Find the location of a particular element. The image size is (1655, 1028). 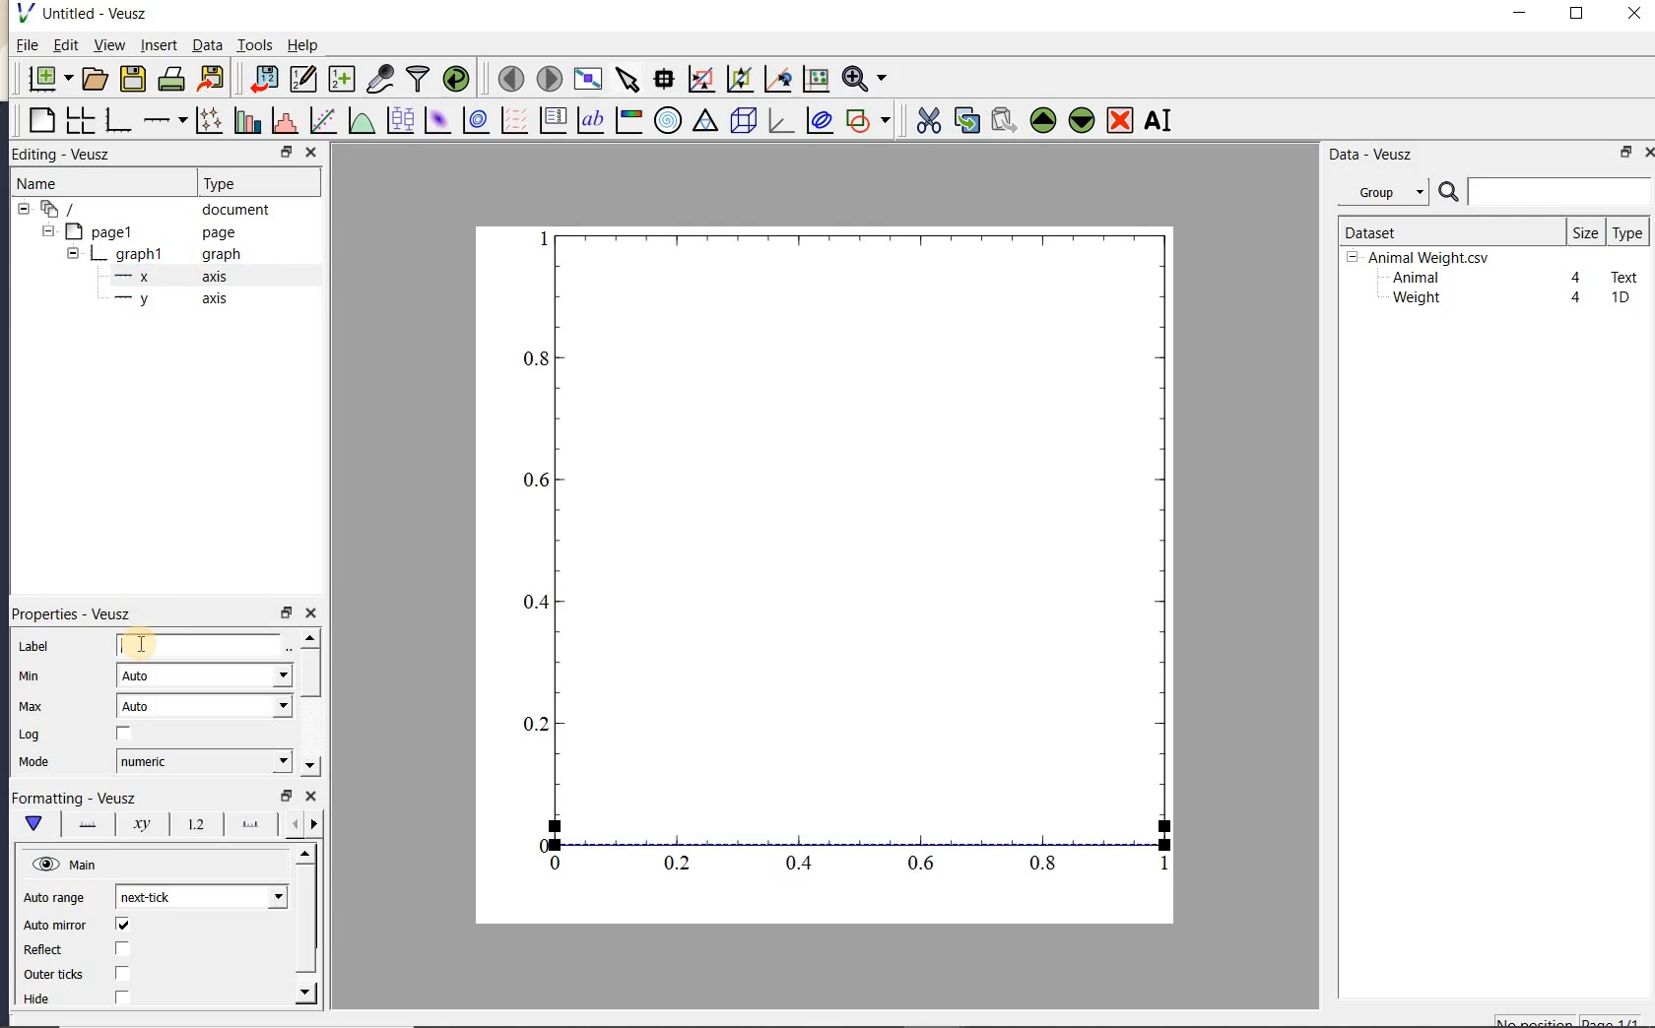

reload linked datasets is located at coordinates (456, 77).